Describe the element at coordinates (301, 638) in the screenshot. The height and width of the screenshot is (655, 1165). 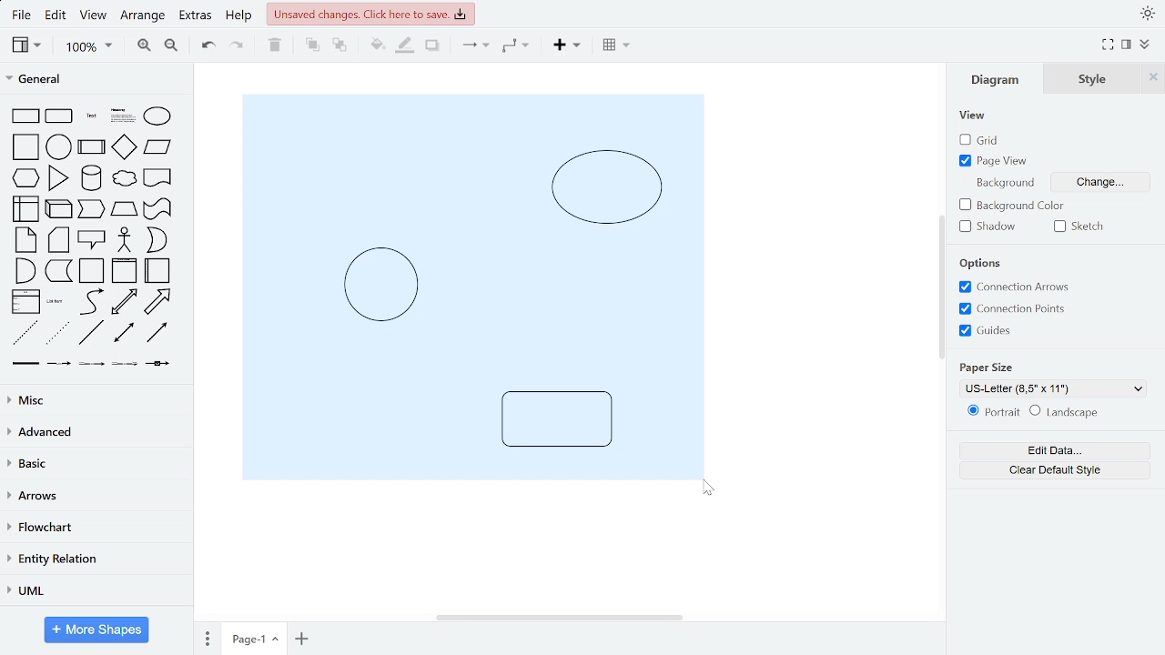
I see `insert page` at that location.